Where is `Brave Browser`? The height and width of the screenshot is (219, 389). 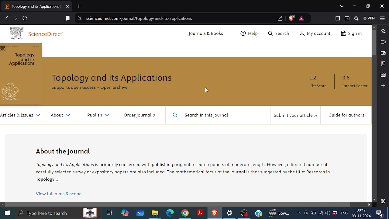
Brave Browser is located at coordinates (215, 213).